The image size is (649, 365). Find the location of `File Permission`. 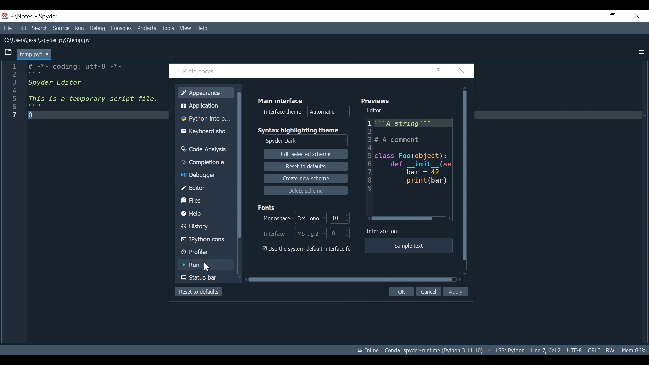

File Permission is located at coordinates (612, 350).